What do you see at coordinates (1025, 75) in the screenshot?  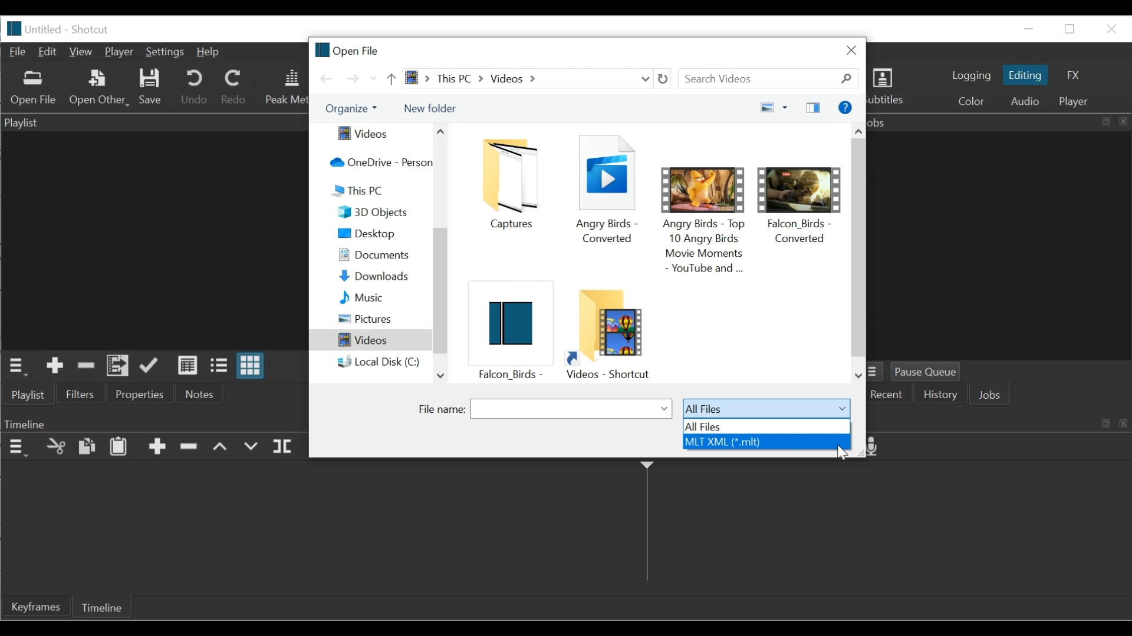 I see `Editing` at bounding box center [1025, 75].